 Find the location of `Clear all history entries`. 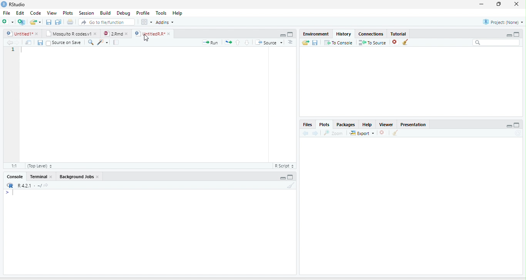

Clear all history entries is located at coordinates (405, 42).